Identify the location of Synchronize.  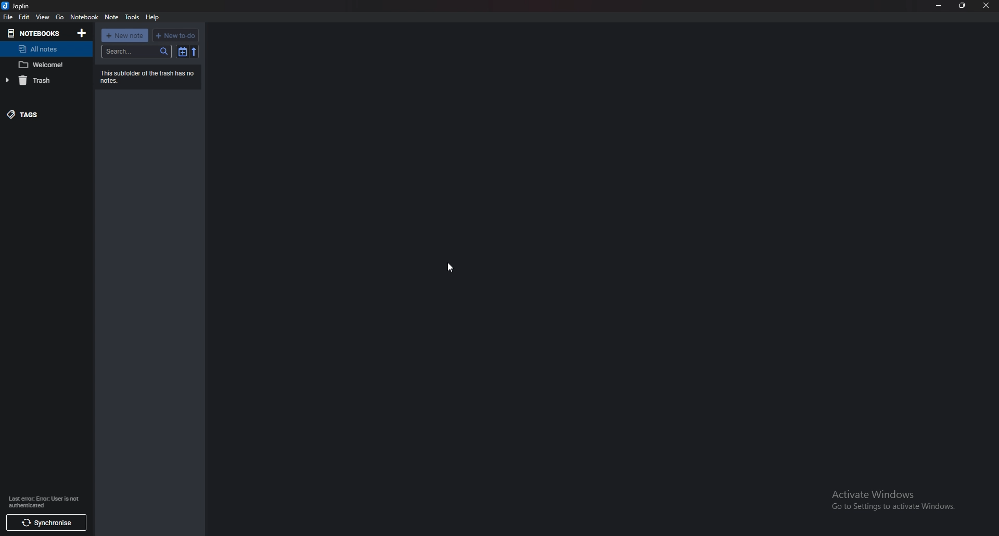
(47, 524).